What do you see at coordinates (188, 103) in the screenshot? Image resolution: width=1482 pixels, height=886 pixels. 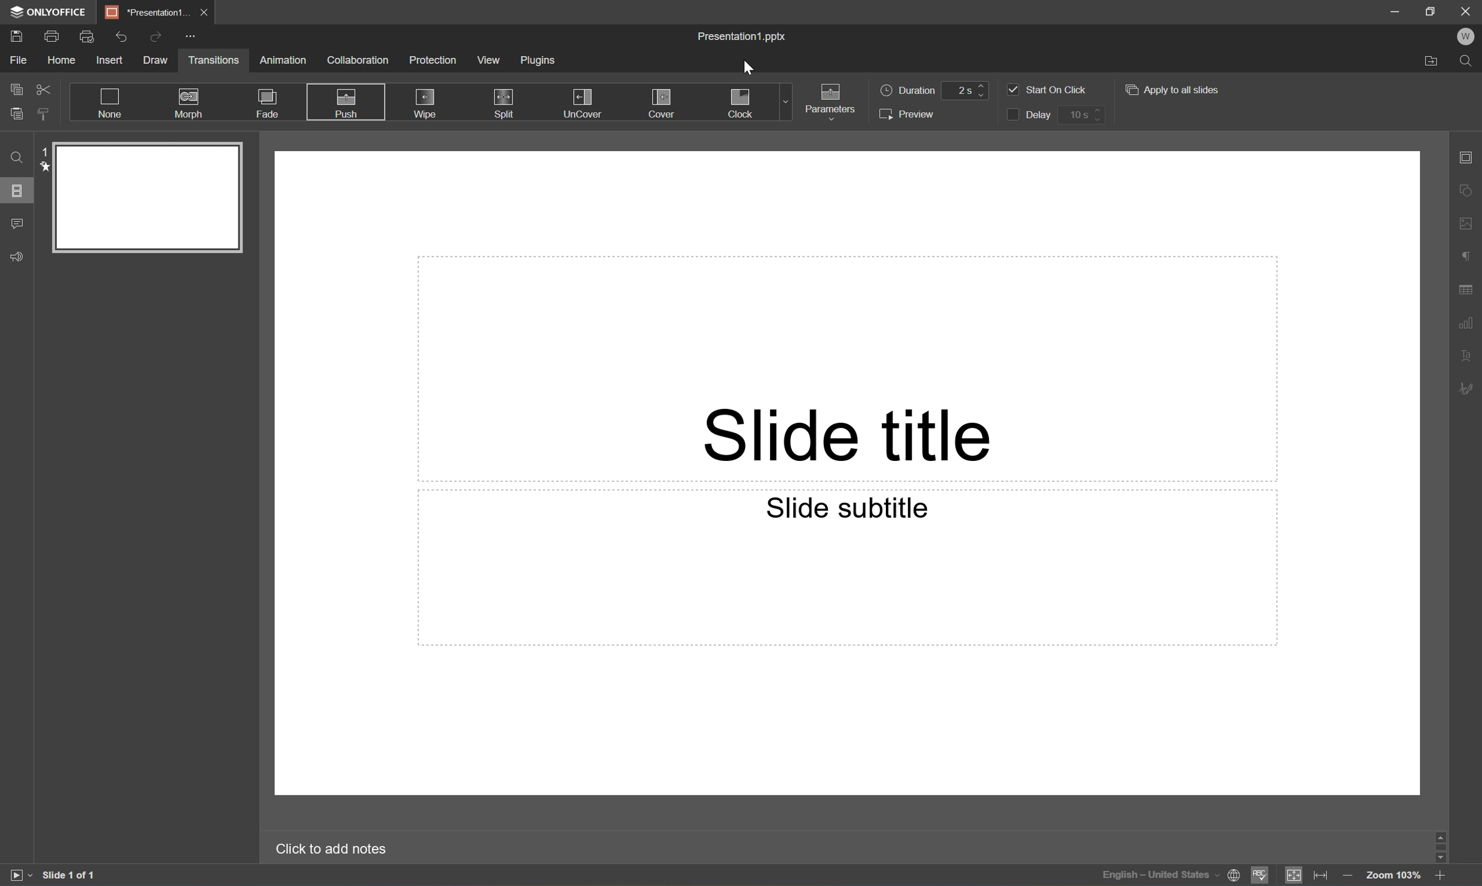 I see `Morph` at bounding box center [188, 103].